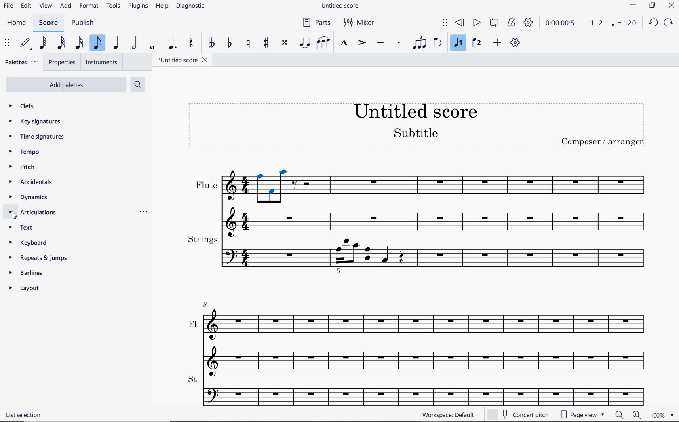 The height and width of the screenshot is (422, 679). Describe the element at coordinates (582, 415) in the screenshot. I see `page view` at that location.